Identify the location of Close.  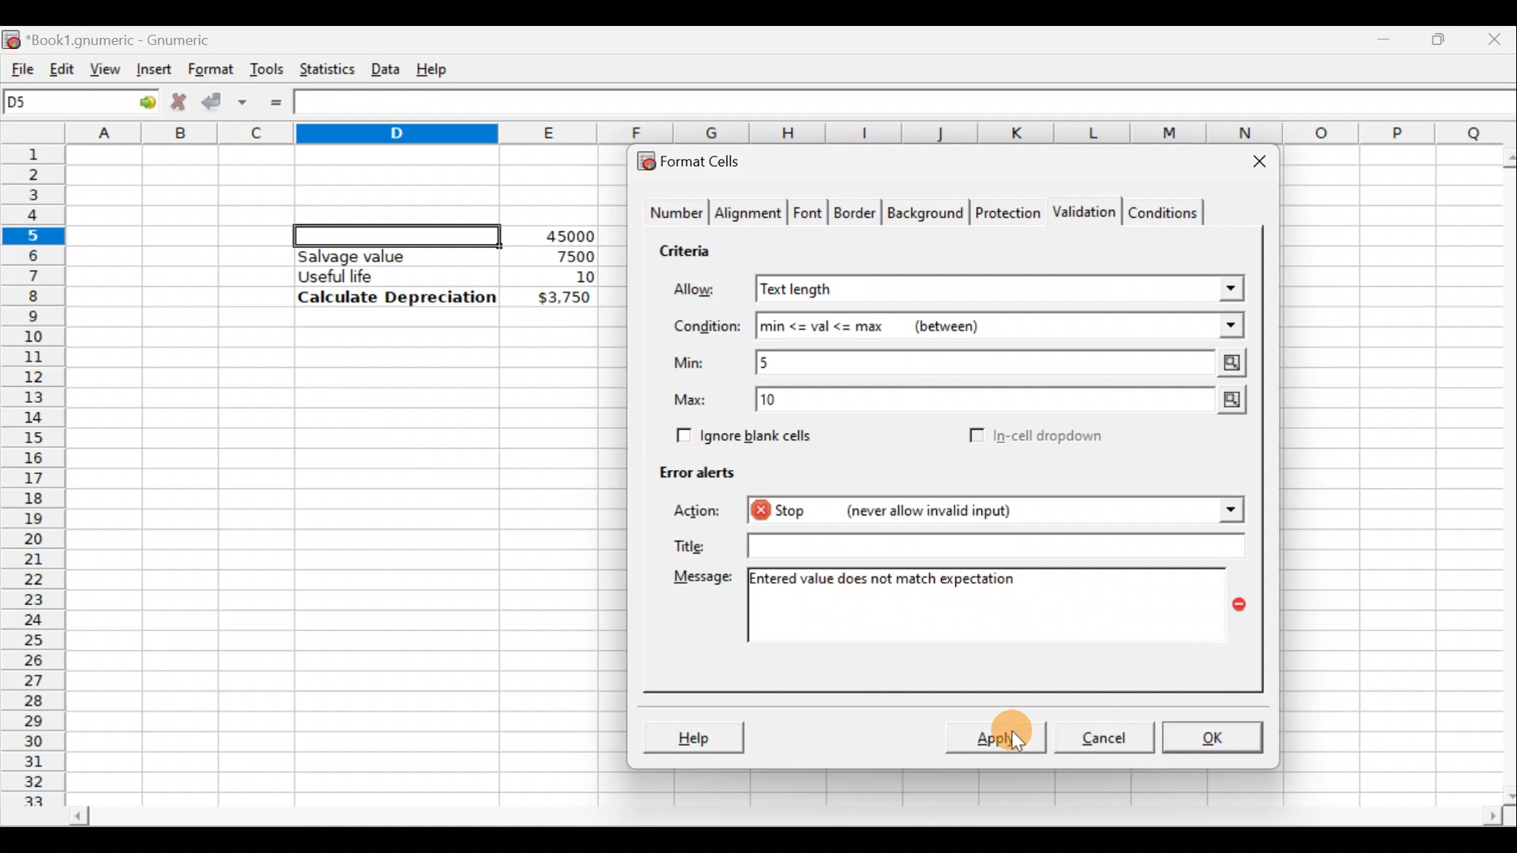
(1252, 164).